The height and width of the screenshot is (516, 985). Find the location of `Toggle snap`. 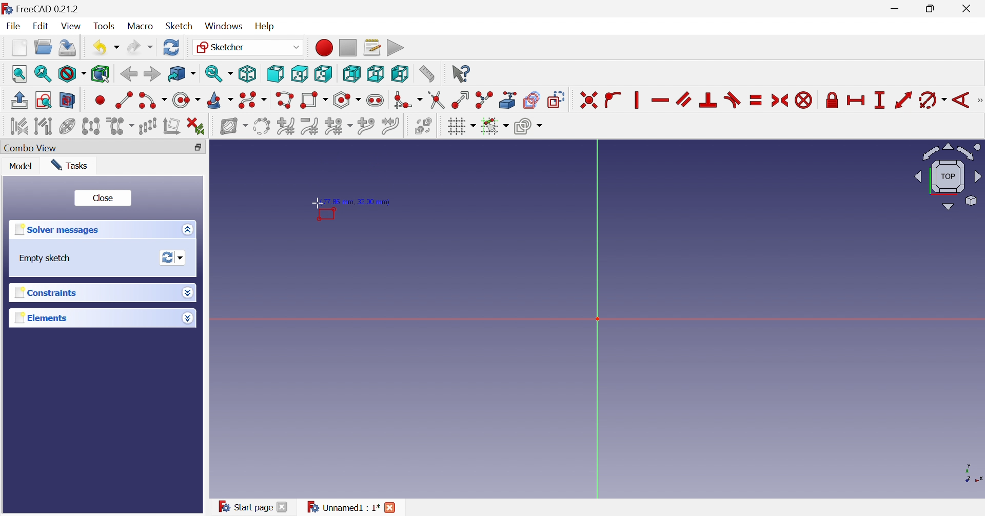

Toggle snap is located at coordinates (494, 127).